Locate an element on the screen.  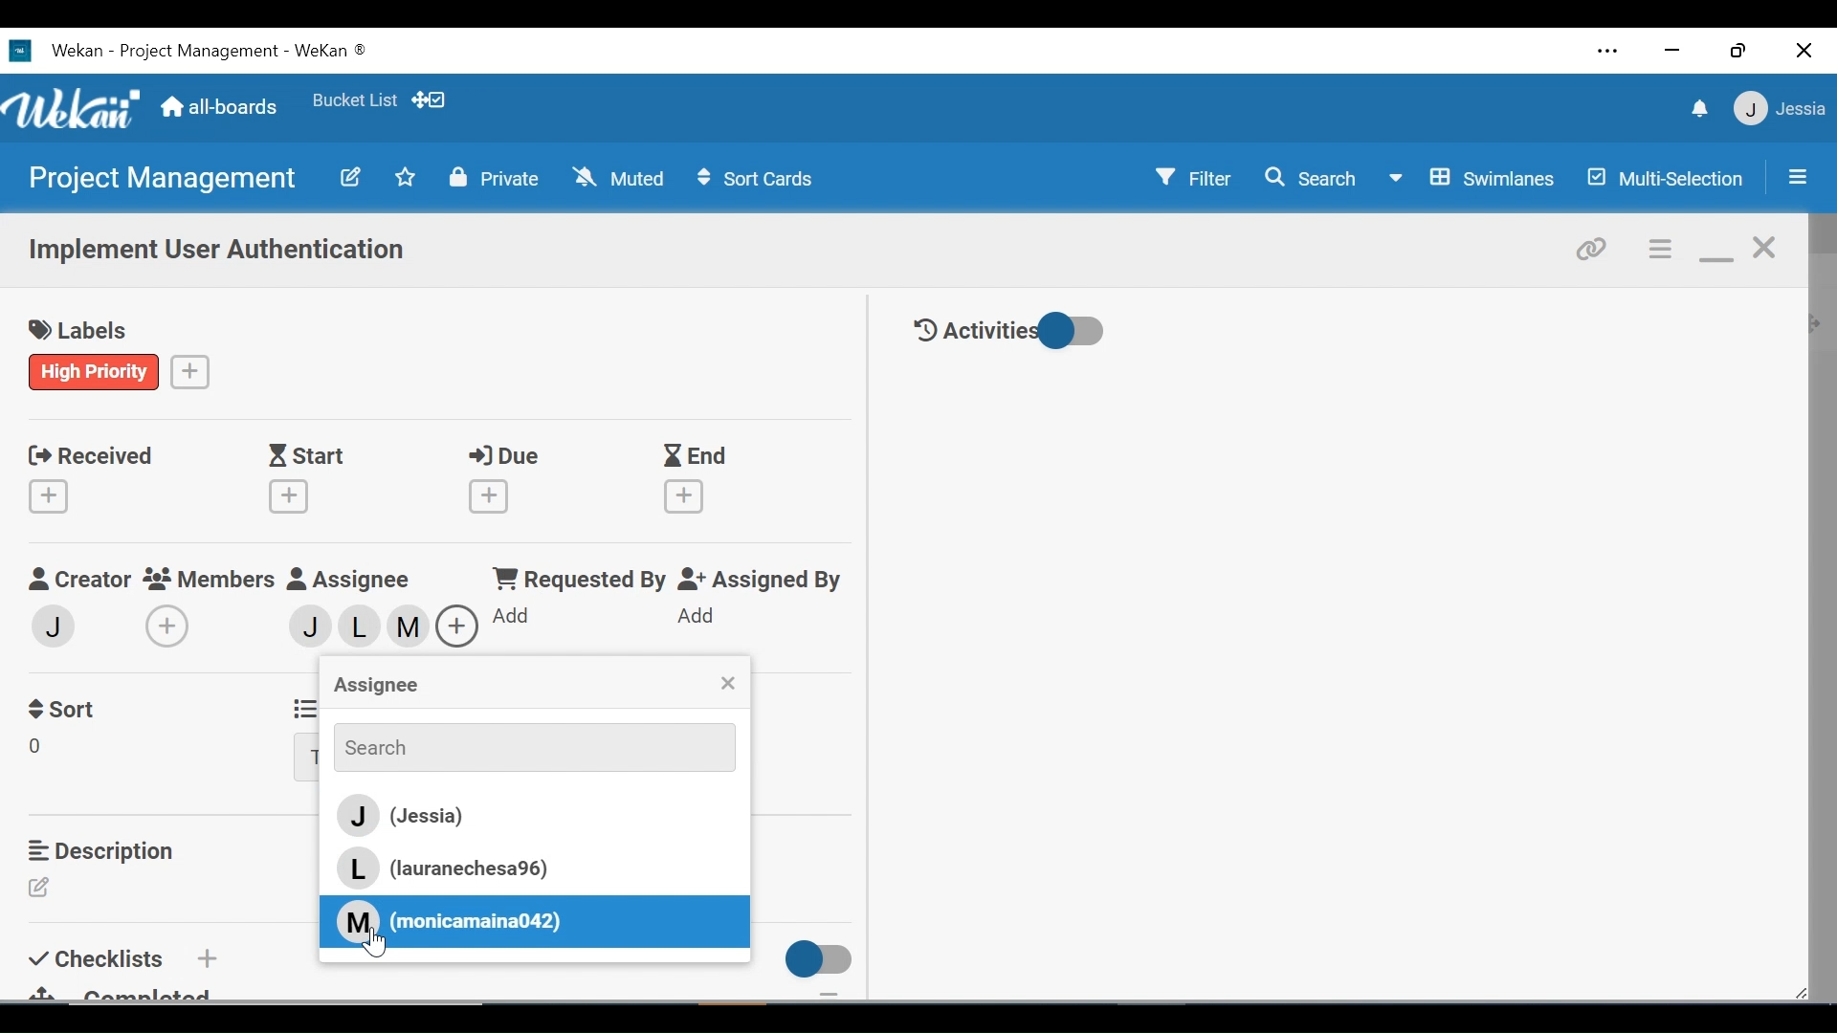
Card actions is located at coordinates (1662, 250).